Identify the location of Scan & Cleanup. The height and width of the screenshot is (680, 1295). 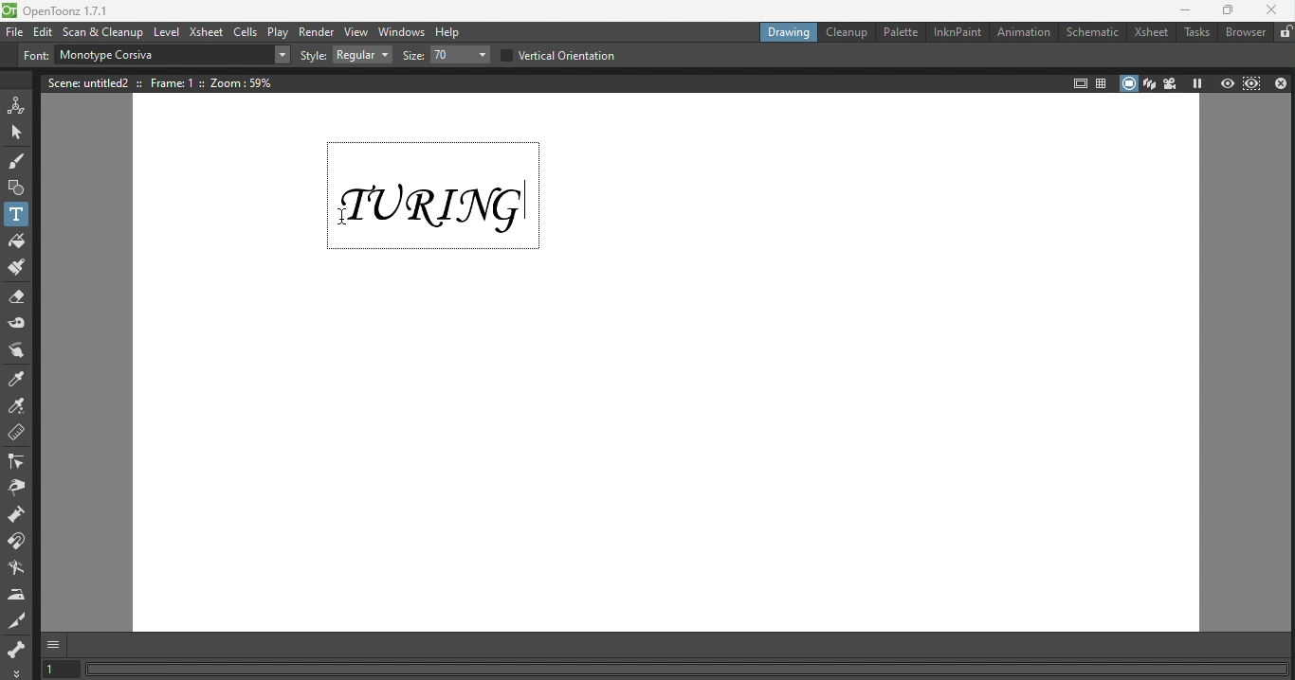
(104, 31).